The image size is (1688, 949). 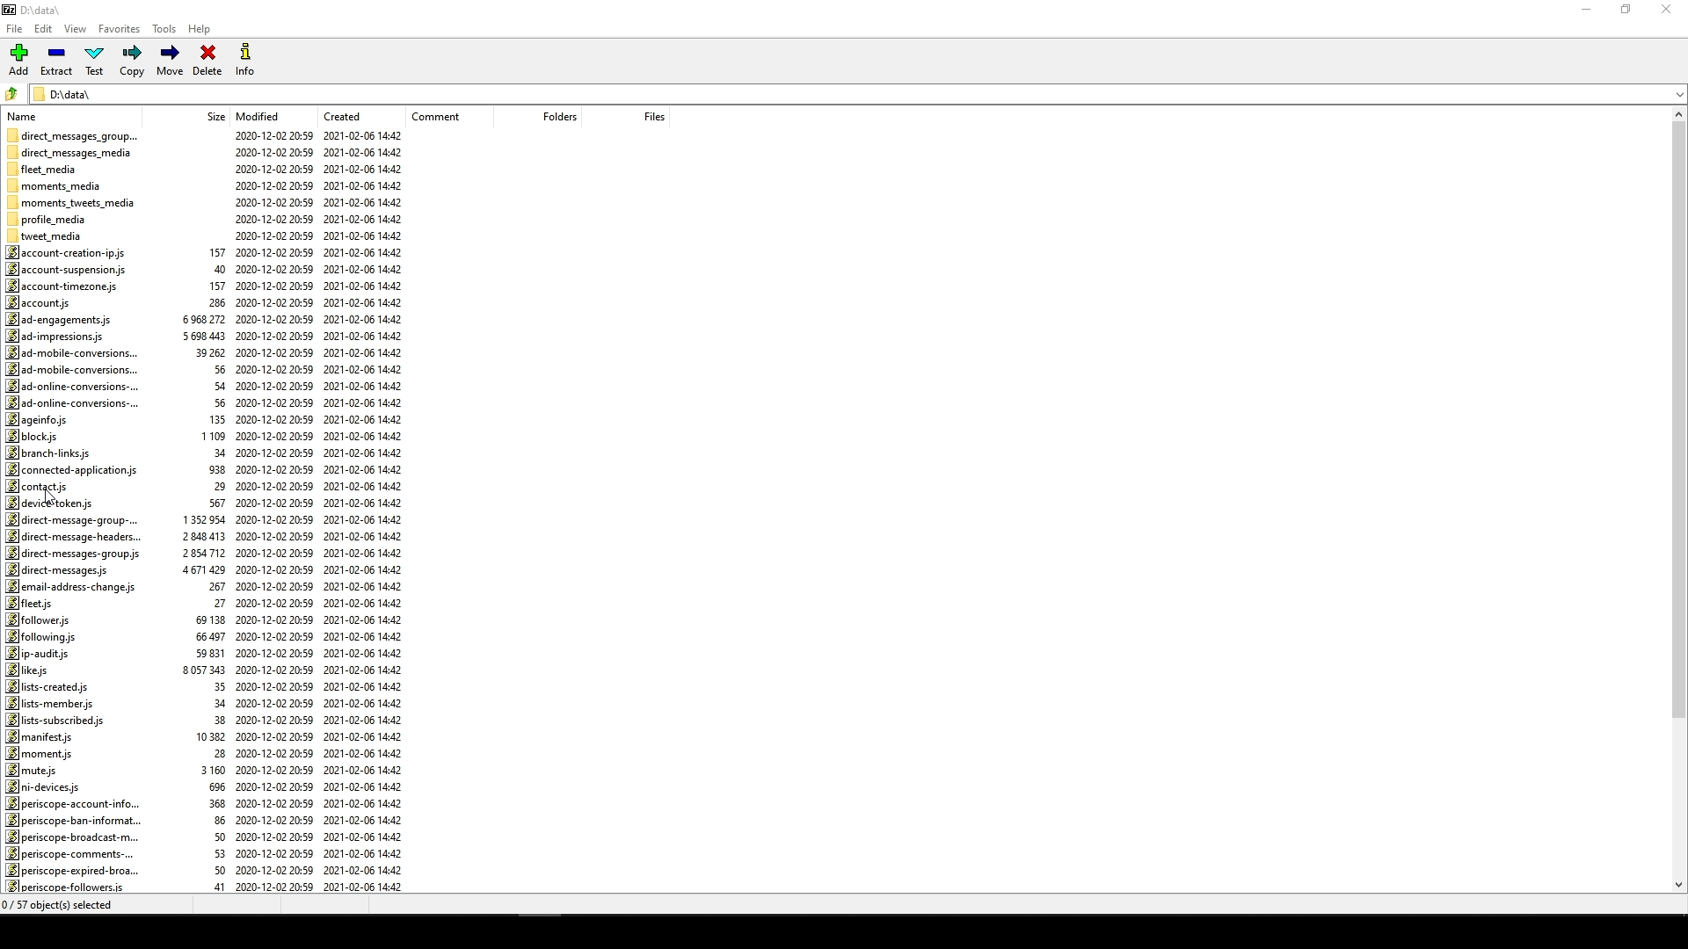 I want to click on D:\data\, so click(x=67, y=93).